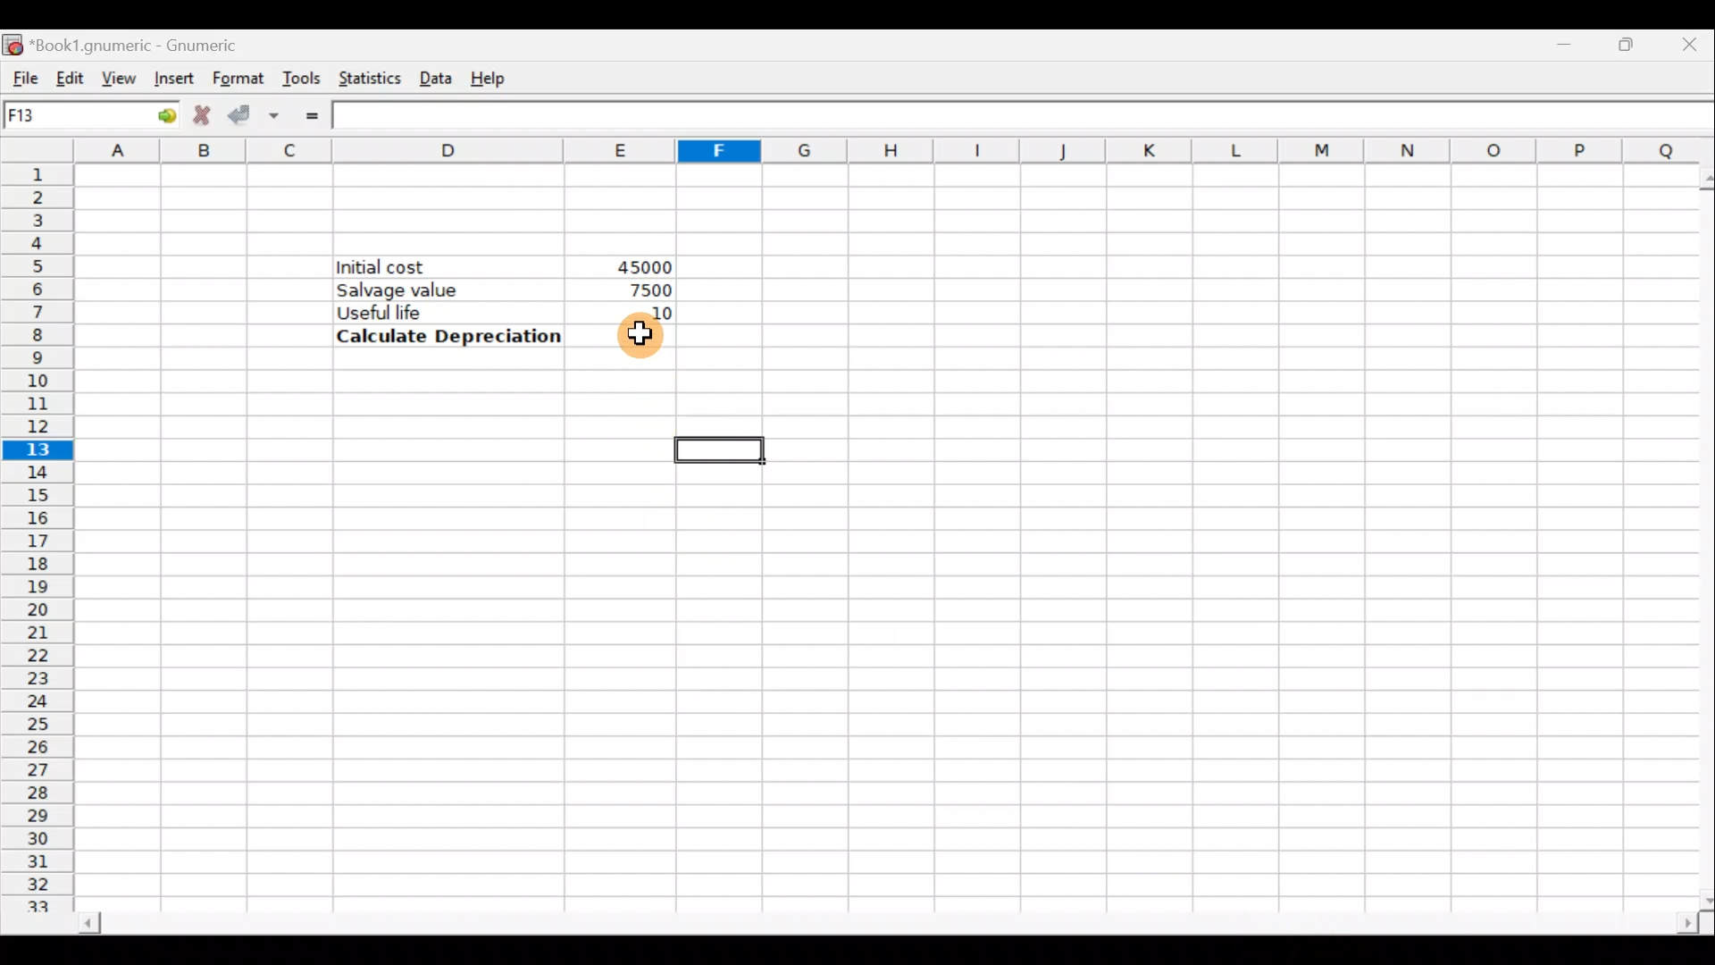  Describe the element at coordinates (311, 114) in the screenshot. I see `Enter formula` at that location.